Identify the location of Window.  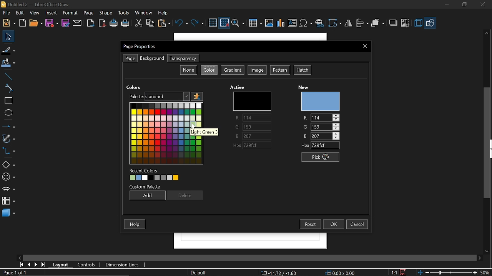
(144, 13).